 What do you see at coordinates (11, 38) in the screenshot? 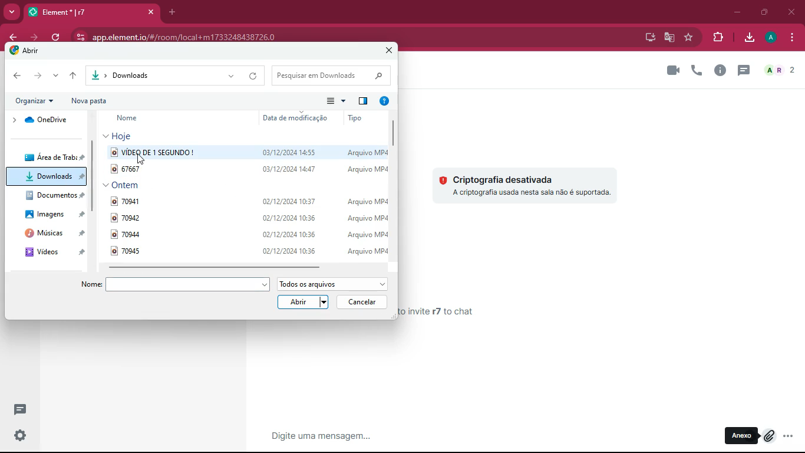
I see `back` at bounding box center [11, 38].